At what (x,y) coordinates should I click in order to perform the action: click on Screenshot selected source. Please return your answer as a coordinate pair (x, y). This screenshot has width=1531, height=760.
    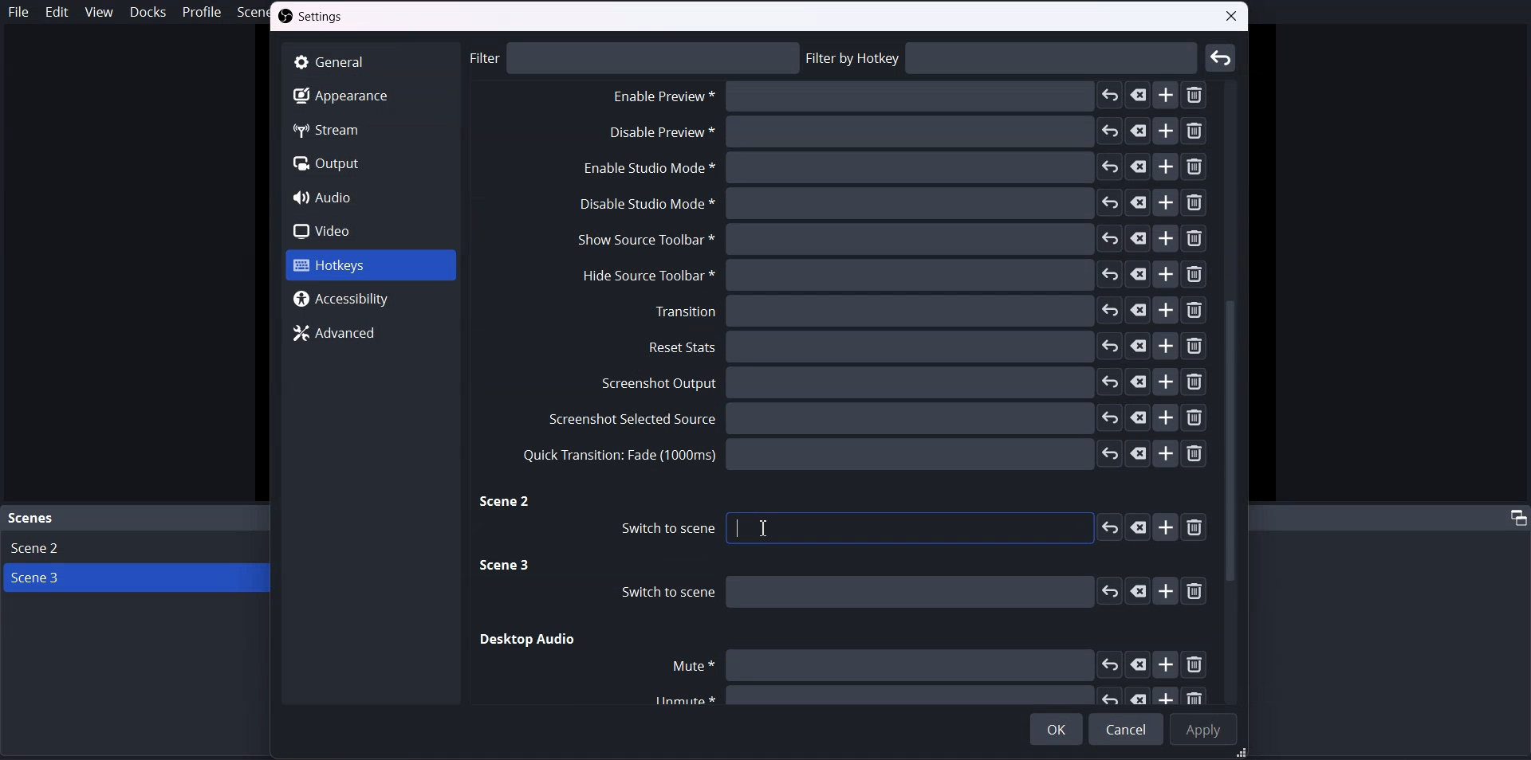
    Looking at the image, I should click on (874, 417).